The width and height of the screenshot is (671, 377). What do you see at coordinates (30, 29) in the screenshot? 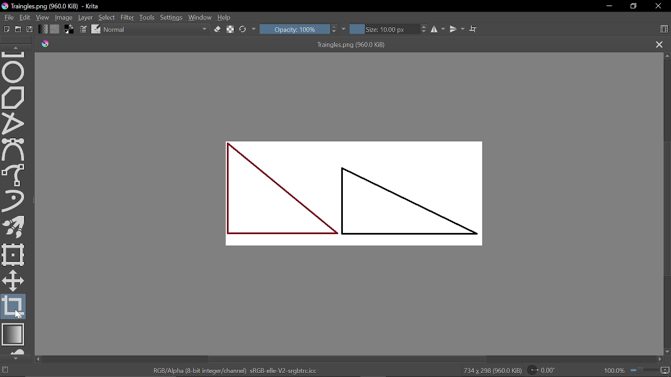
I see `Save` at bounding box center [30, 29].